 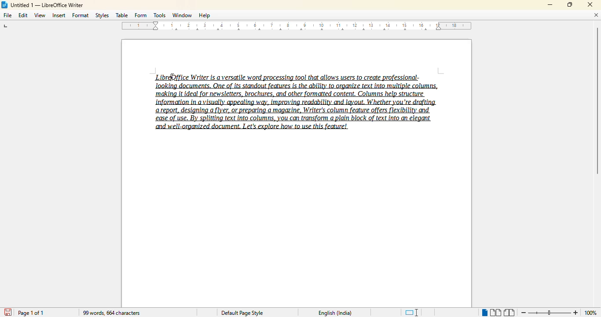 What do you see at coordinates (59, 15) in the screenshot?
I see `insert` at bounding box center [59, 15].